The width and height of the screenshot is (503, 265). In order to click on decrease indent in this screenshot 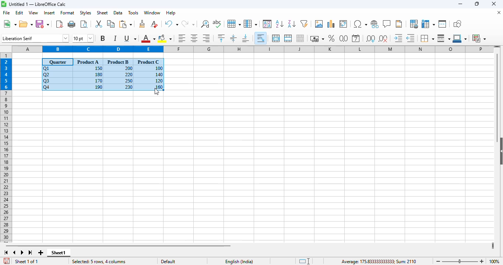, I will do `click(411, 38)`.